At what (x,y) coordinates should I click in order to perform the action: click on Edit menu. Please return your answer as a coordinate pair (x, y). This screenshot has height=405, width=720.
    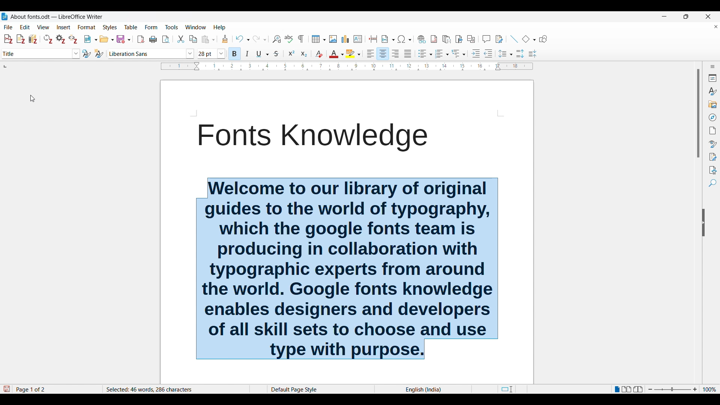
    Looking at the image, I should click on (25, 27).